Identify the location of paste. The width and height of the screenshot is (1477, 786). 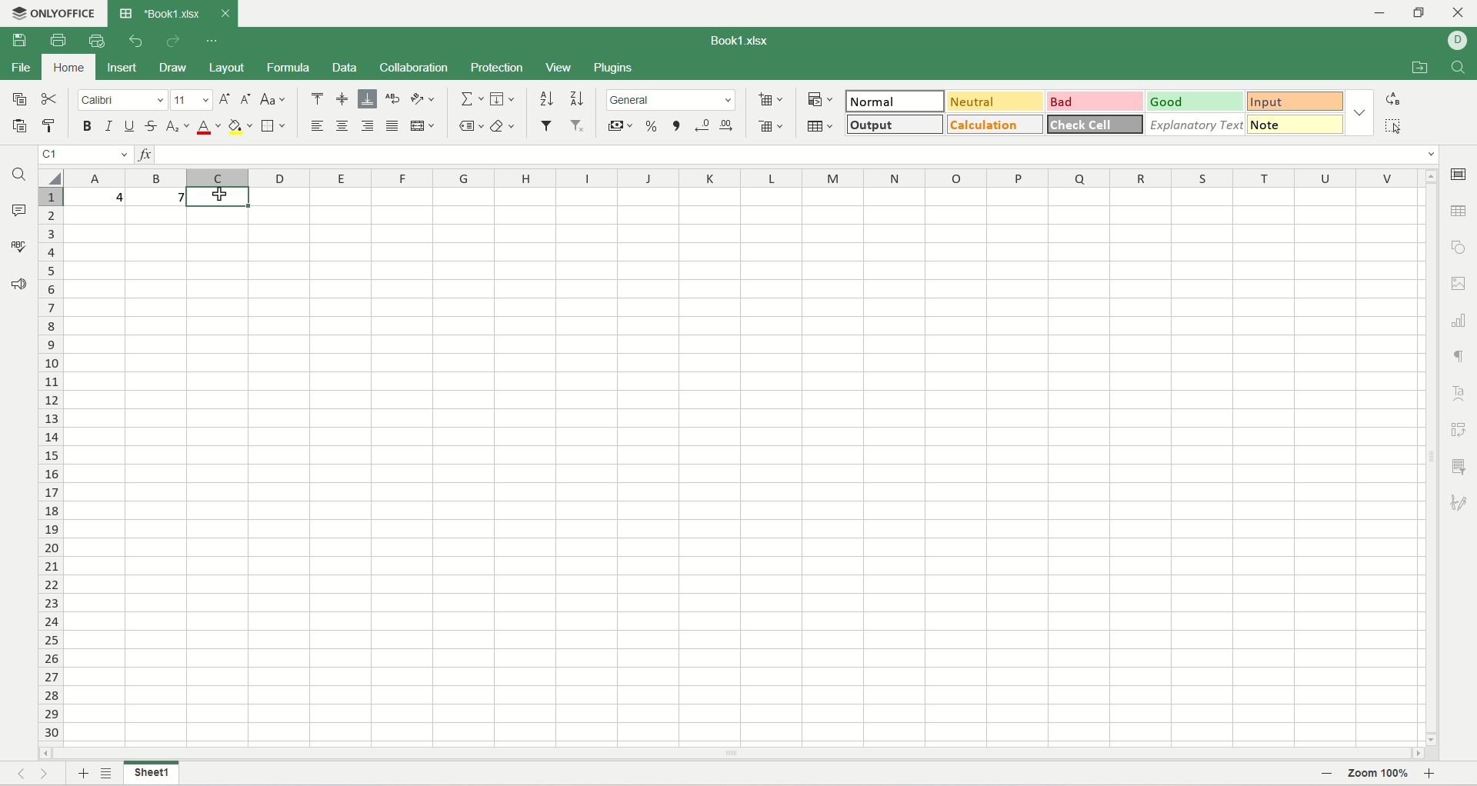
(53, 126).